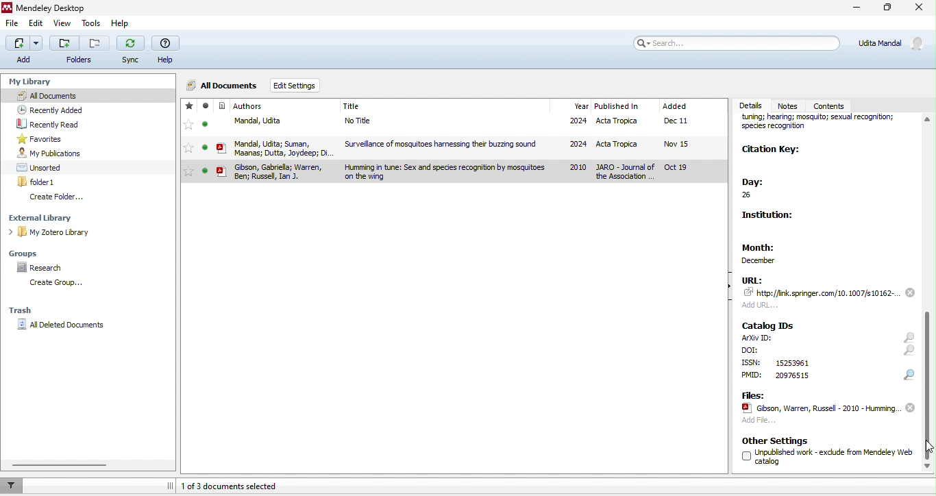  Describe the element at coordinates (222, 128) in the screenshot. I see `icon` at that location.